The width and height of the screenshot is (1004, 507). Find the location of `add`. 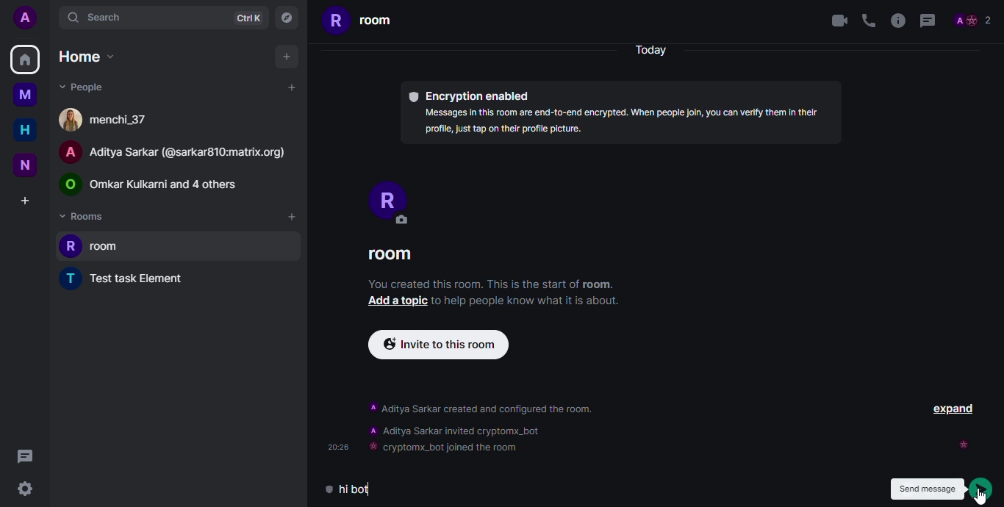

add is located at coordinates (293, 217).